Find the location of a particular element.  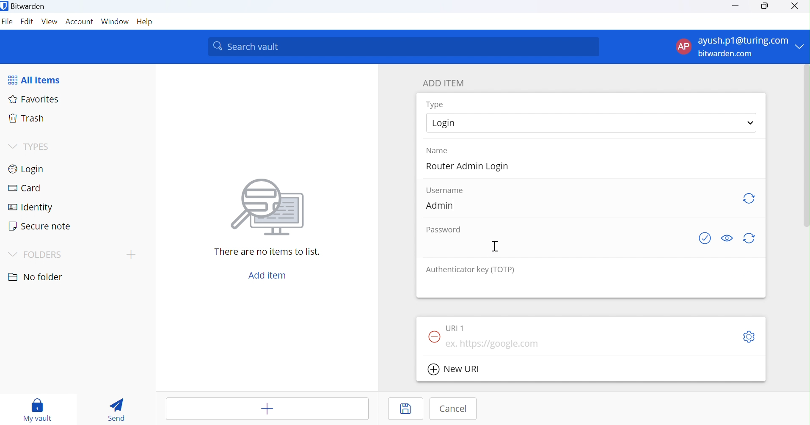

No folder is located at coordinates (35, 275).